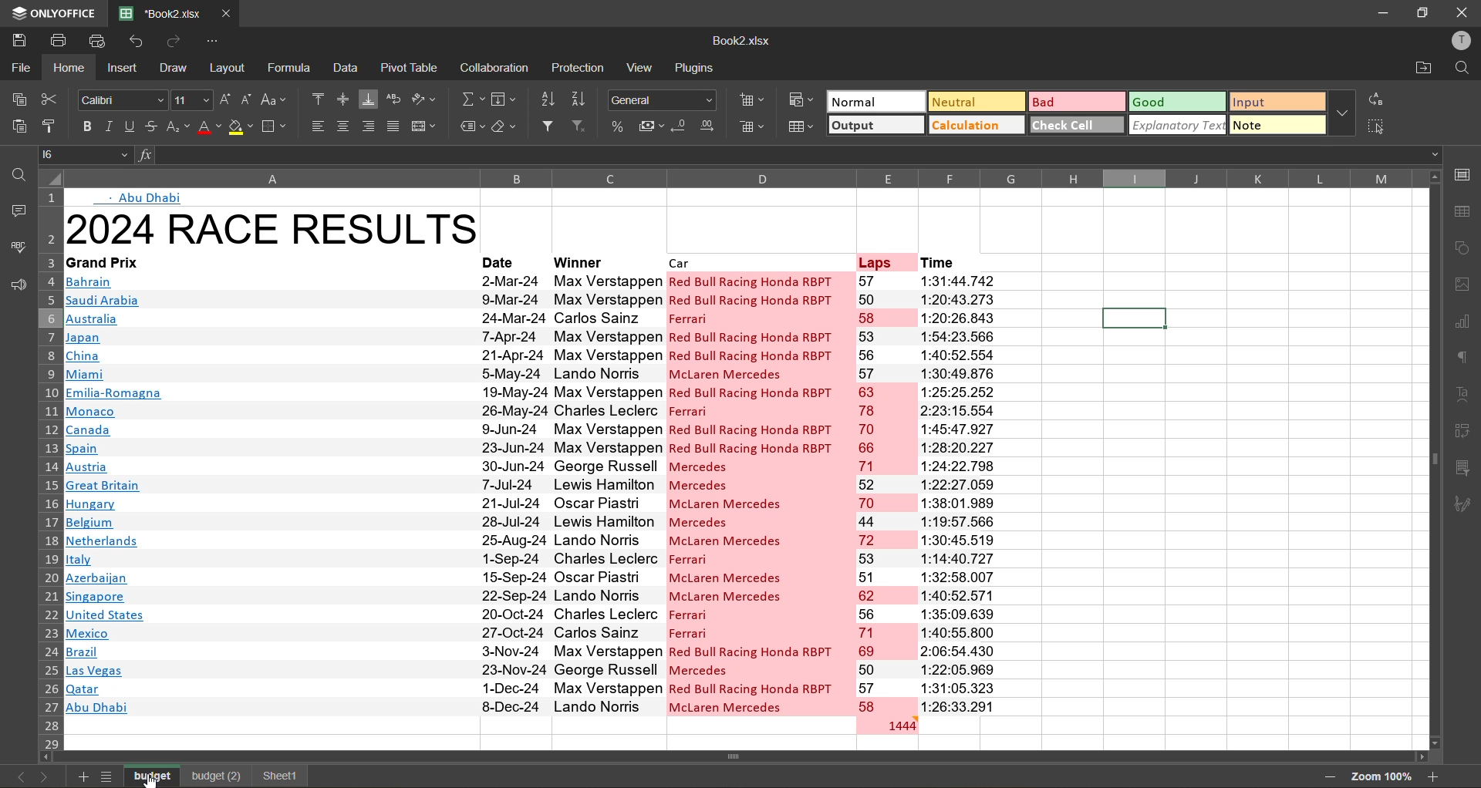  Describe the element at coordinates (1467, 470) in the screenshot. I see `slicer` at that location.